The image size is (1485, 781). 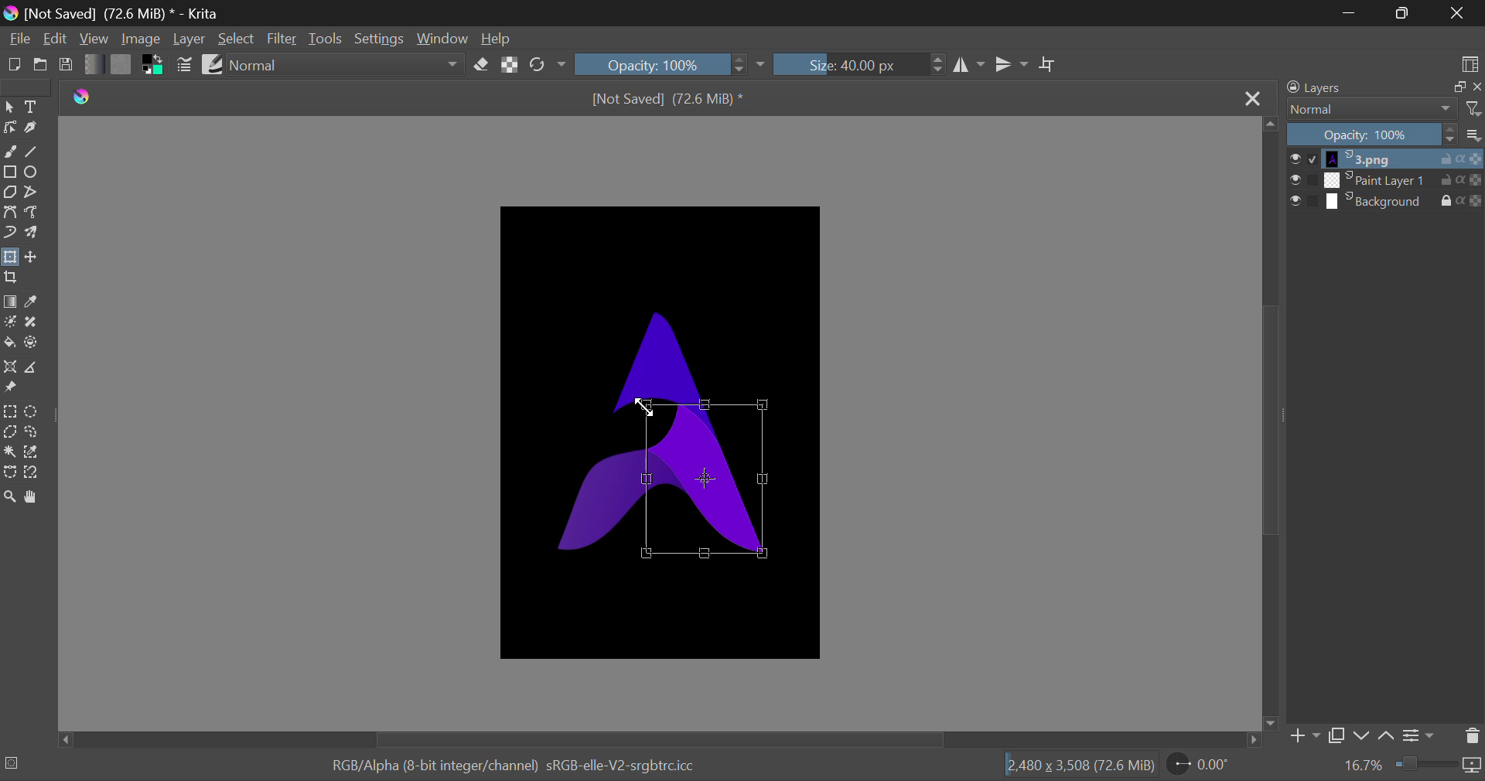 I want to click on layer 1, so click(x=1378, y=159).